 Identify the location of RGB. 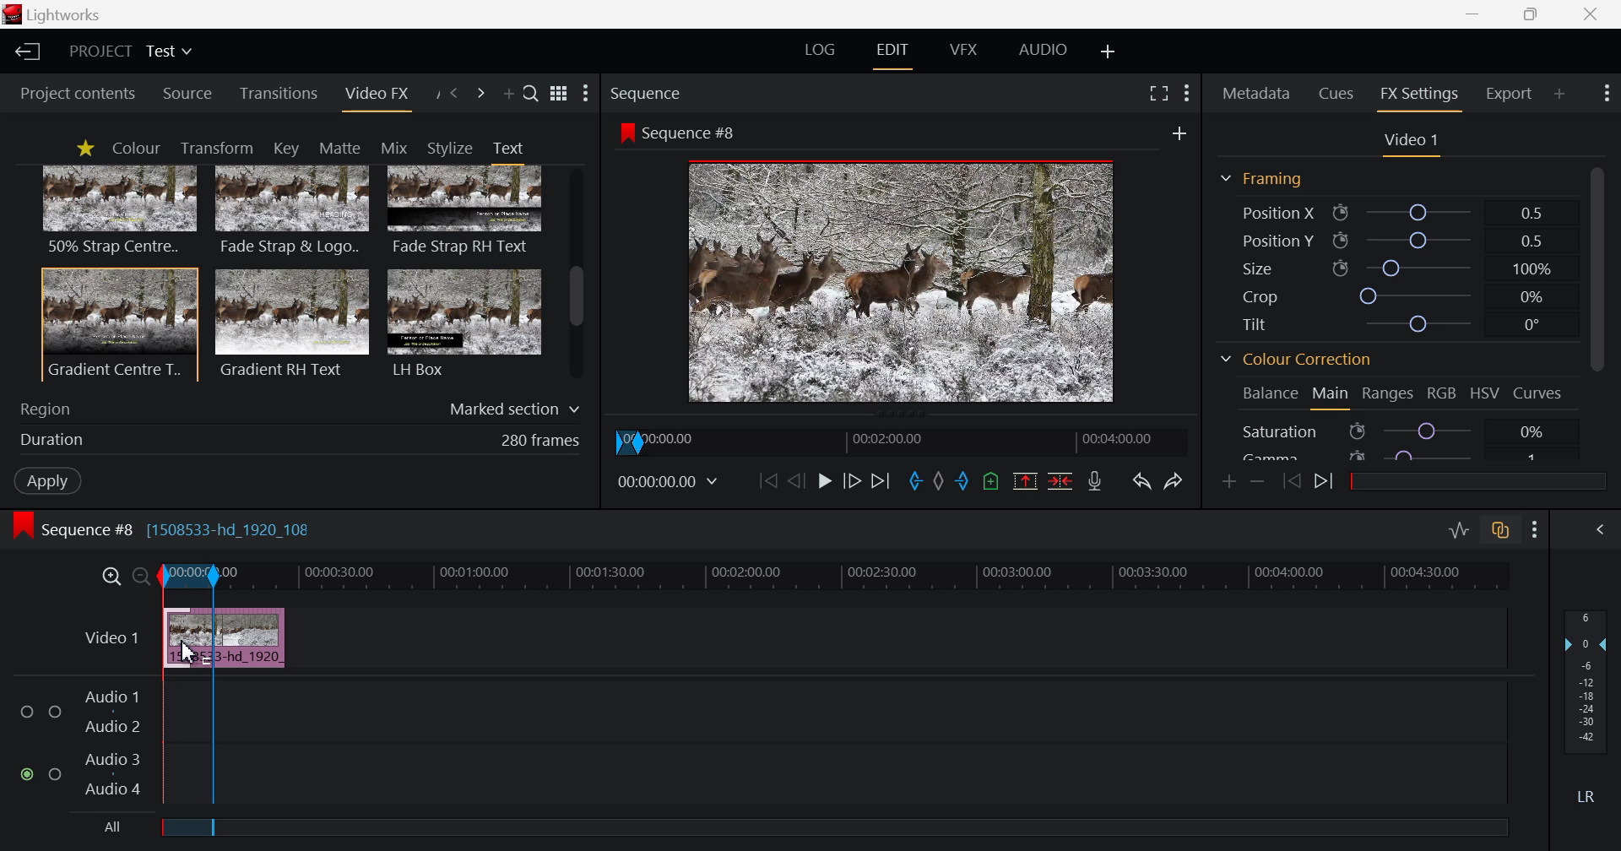
(1442, 396).